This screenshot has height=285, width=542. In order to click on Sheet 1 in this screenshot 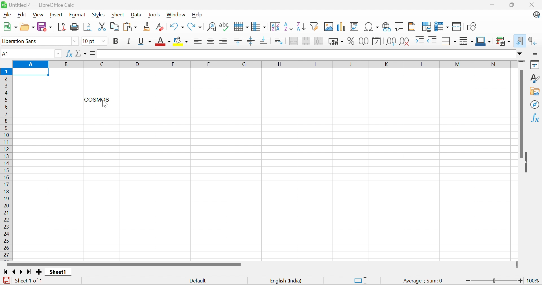, I will do `click(58, 273)`.